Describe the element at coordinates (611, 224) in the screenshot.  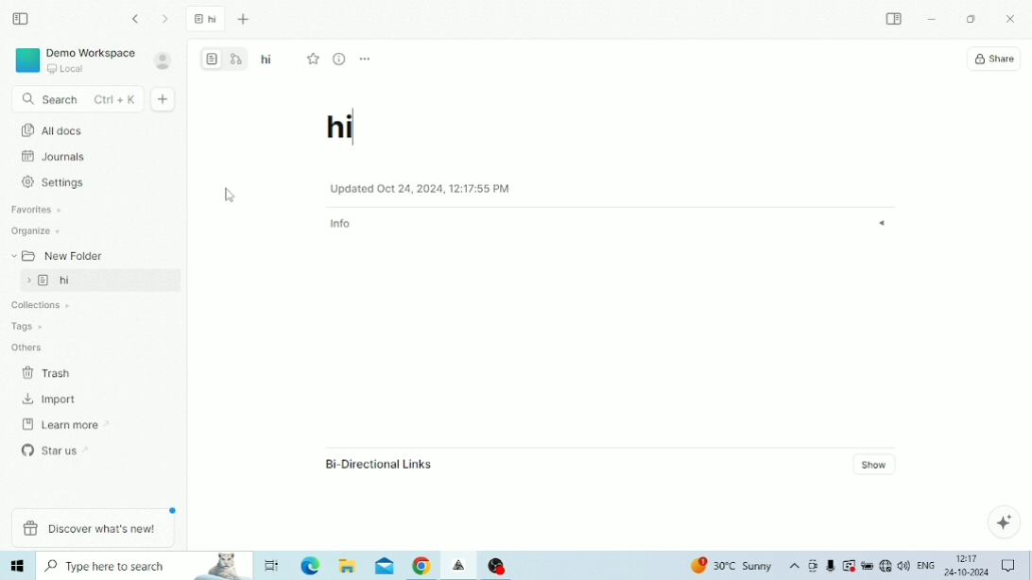
I see `Info` at that location.